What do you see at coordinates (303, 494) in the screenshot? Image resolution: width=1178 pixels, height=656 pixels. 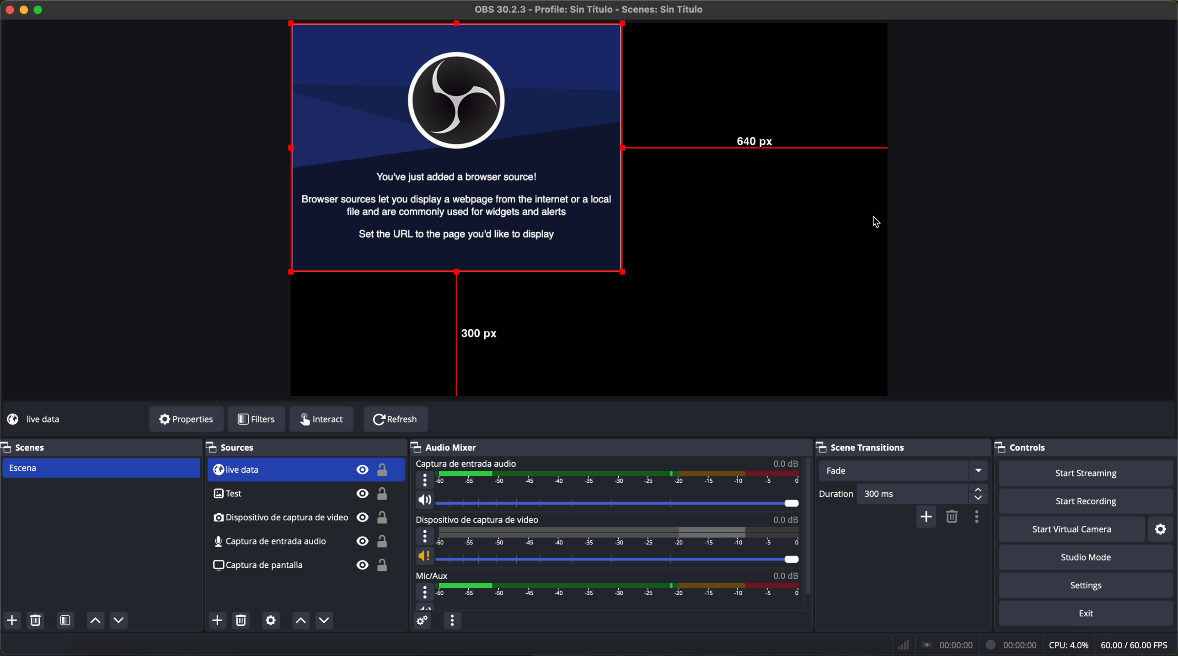 I see `video capture device` at bounding box center [303, 494].